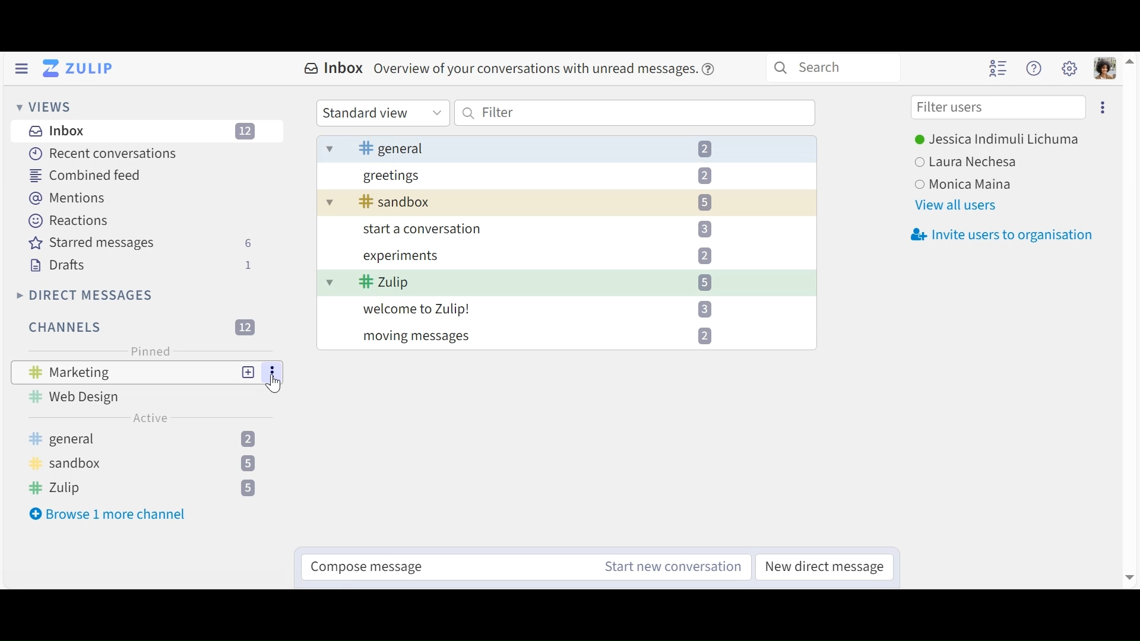 This screenshot has width=1140, height=641. What do you see at coordinates (105, 155) in the screenshot?
I see `Recent Conversation` at bounding box center [105, 155].